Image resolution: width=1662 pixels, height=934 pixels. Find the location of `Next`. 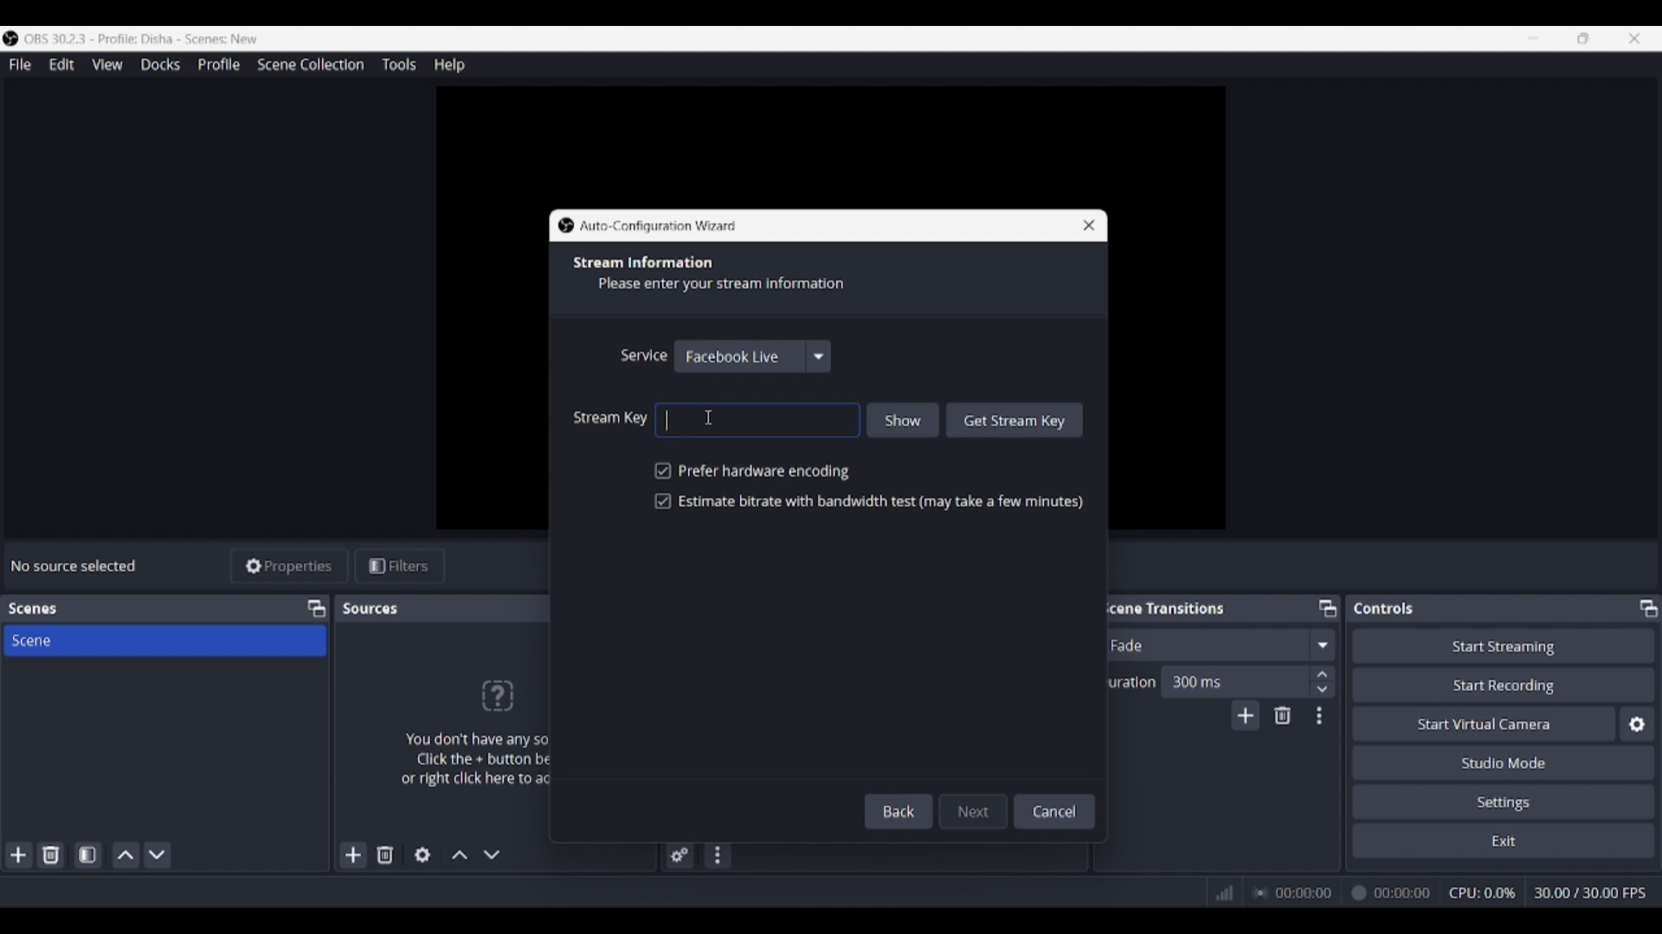

Next is located at coordinates (975, 808).